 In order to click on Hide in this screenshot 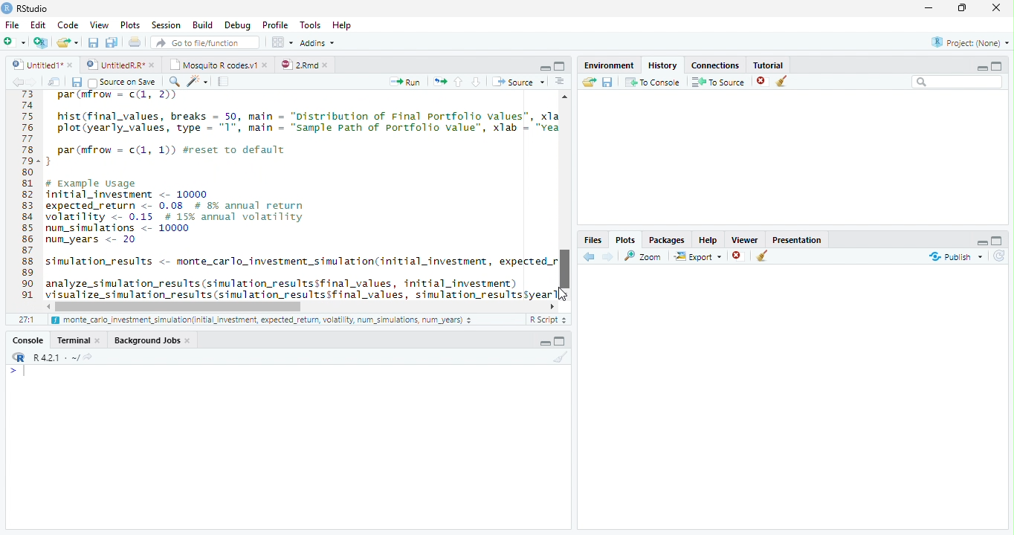, I will do `click(981, 241)`.